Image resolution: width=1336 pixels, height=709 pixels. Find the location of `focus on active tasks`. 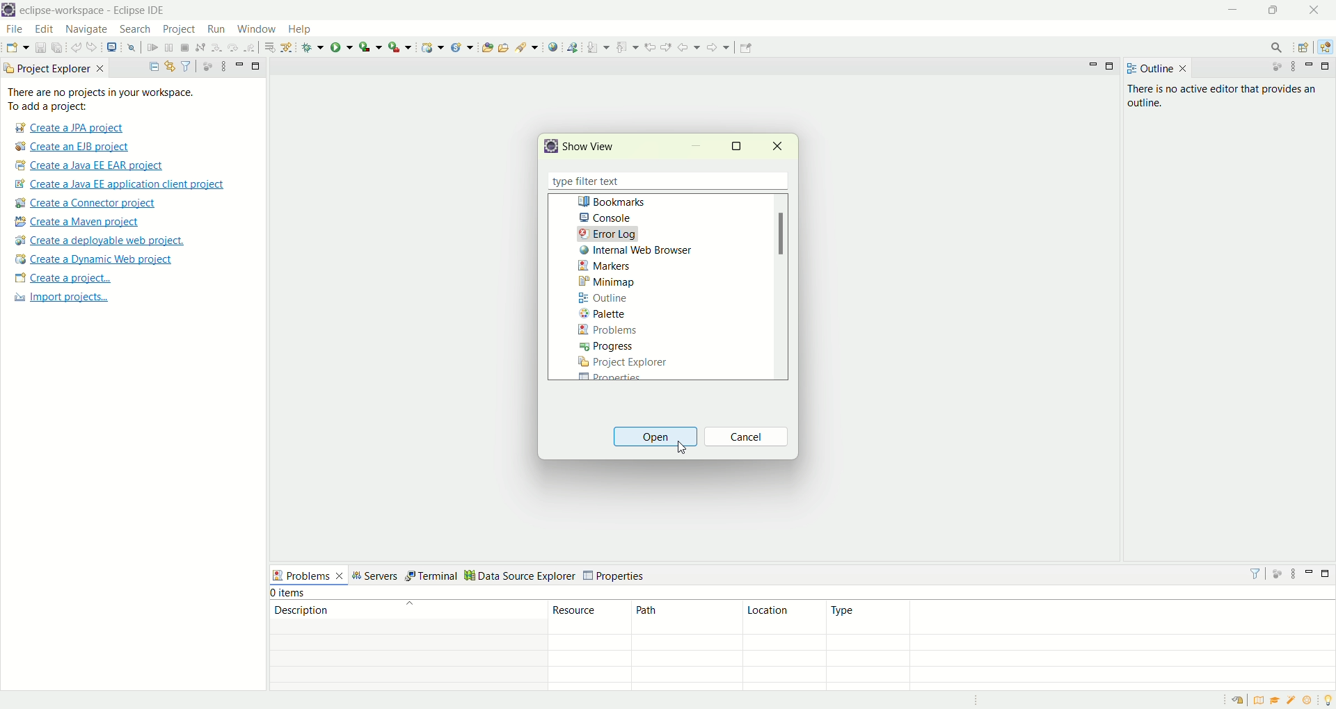

focus on active tasks is located at coordinates (205, 66).